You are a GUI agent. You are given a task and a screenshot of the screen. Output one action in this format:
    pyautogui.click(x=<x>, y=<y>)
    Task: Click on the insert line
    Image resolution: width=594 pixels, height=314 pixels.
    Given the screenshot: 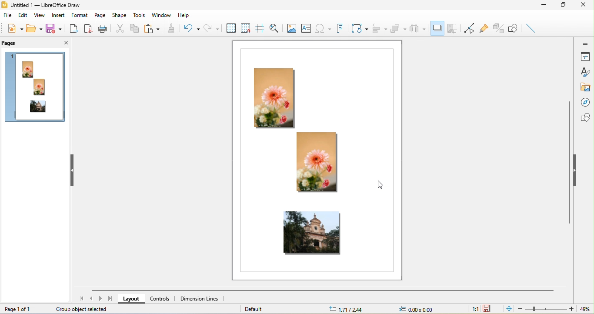 What is the action you would take?
    pyautogui.click(x=531, y=27)
    